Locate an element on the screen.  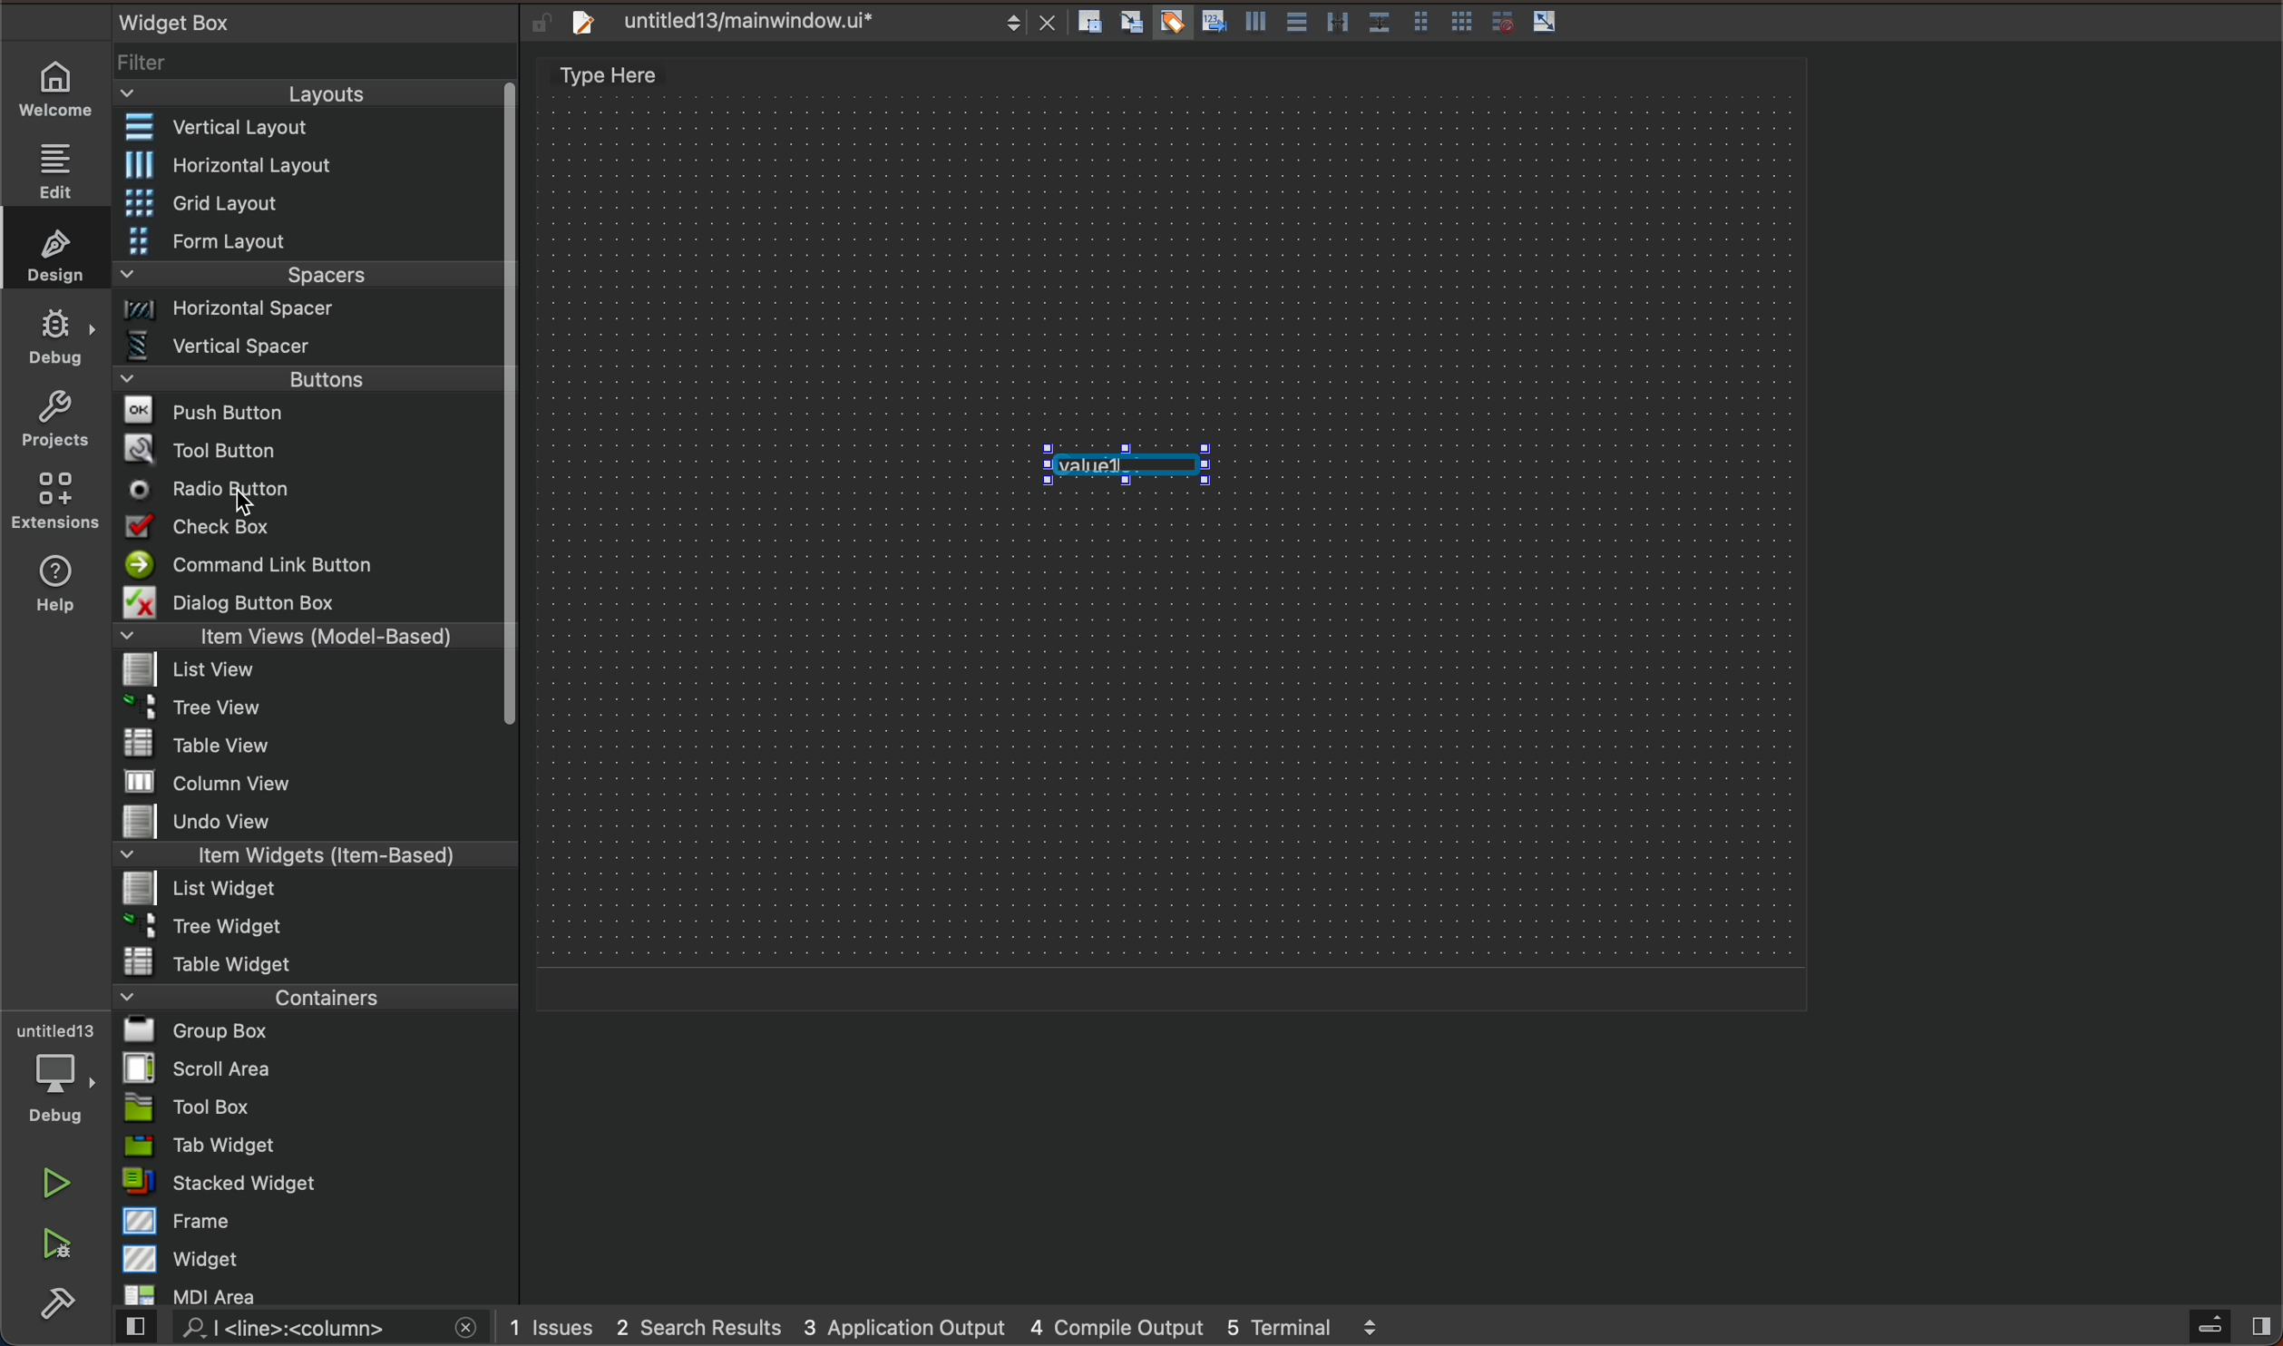
undo view is located at coordinates (316, 821).